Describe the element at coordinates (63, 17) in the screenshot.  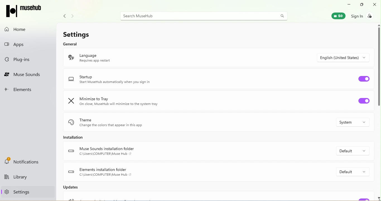
I see `Navigate back` at that location.